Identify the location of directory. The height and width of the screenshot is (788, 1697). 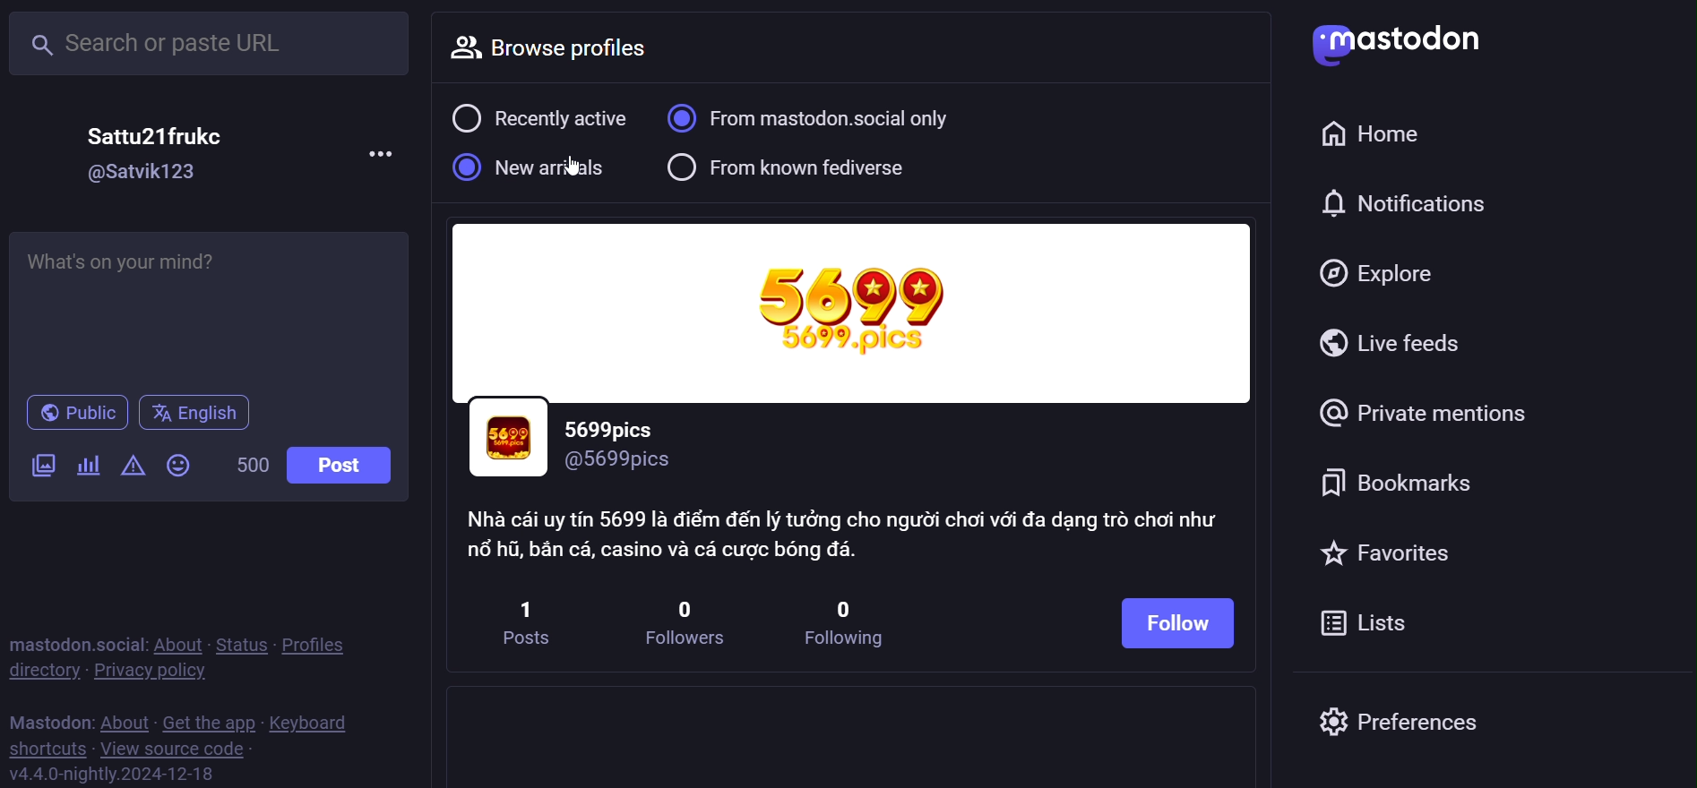
(44, 671).